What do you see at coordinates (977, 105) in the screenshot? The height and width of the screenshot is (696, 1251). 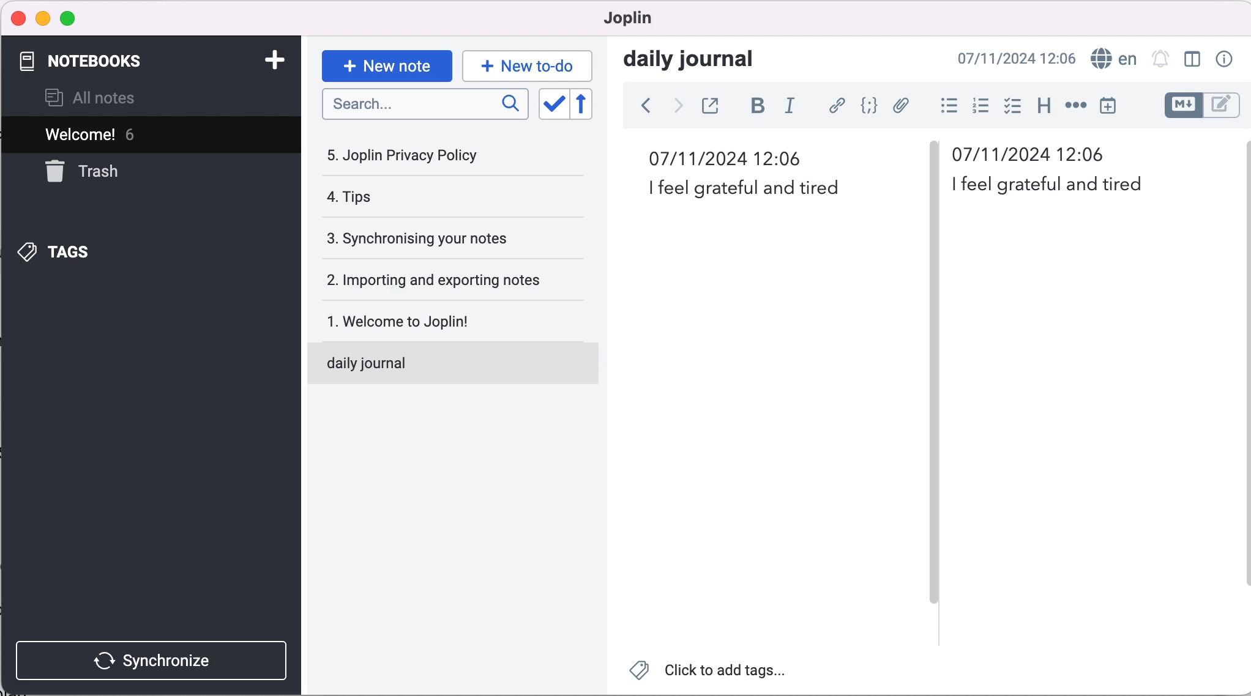 I see `numbered list` at bounding box center [977, 105].